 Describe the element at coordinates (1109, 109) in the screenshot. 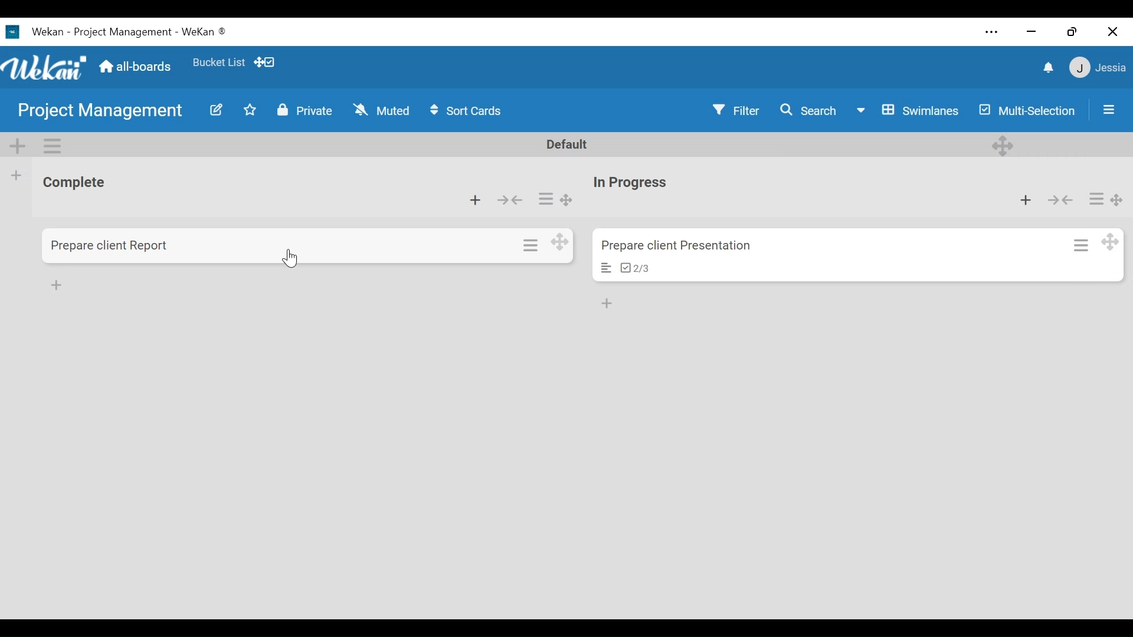

I see `Sidebar` at that location.